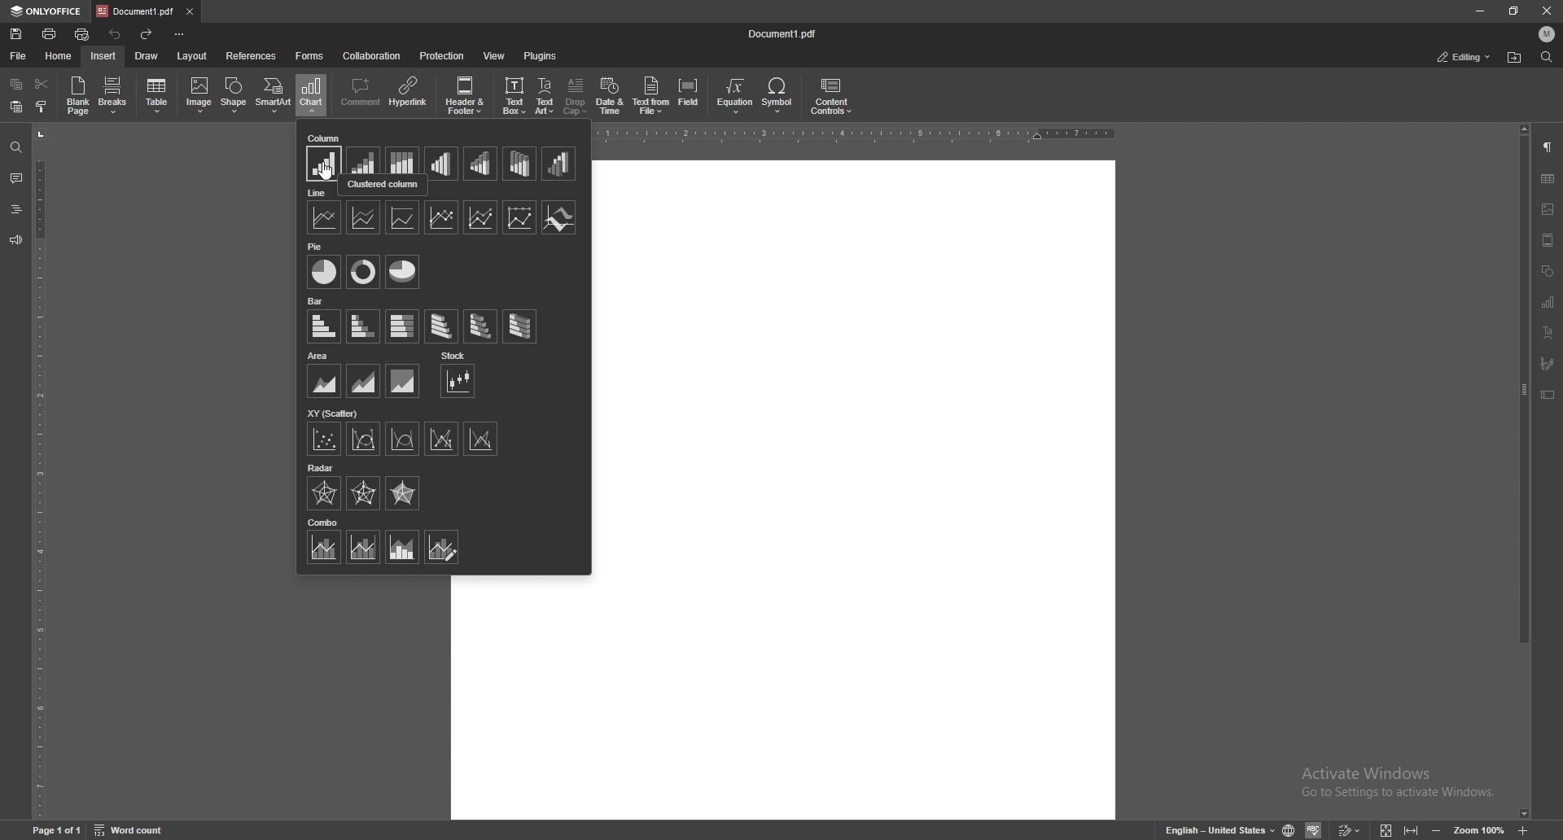  Describe the element at coordinates (1549, 302) in the screenshot. I see `chart` at that location.